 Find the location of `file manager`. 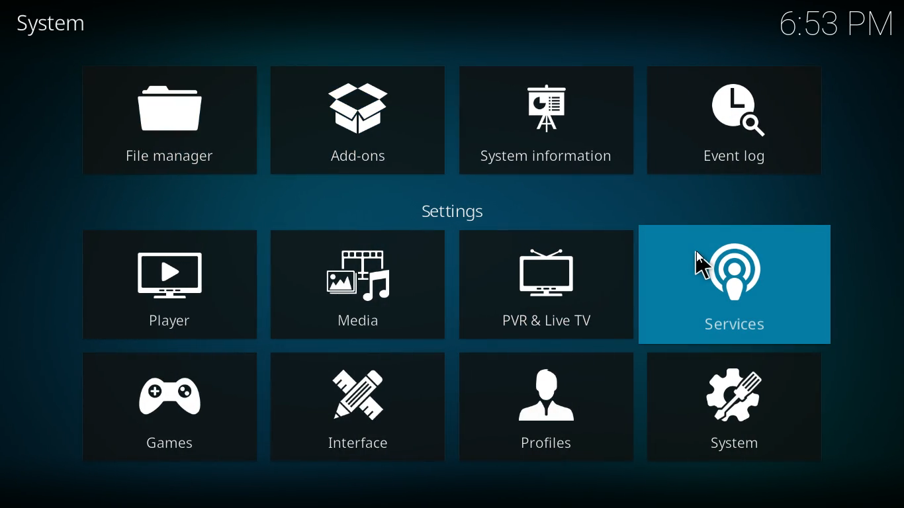

file manager is located at coordinates (167, 122).